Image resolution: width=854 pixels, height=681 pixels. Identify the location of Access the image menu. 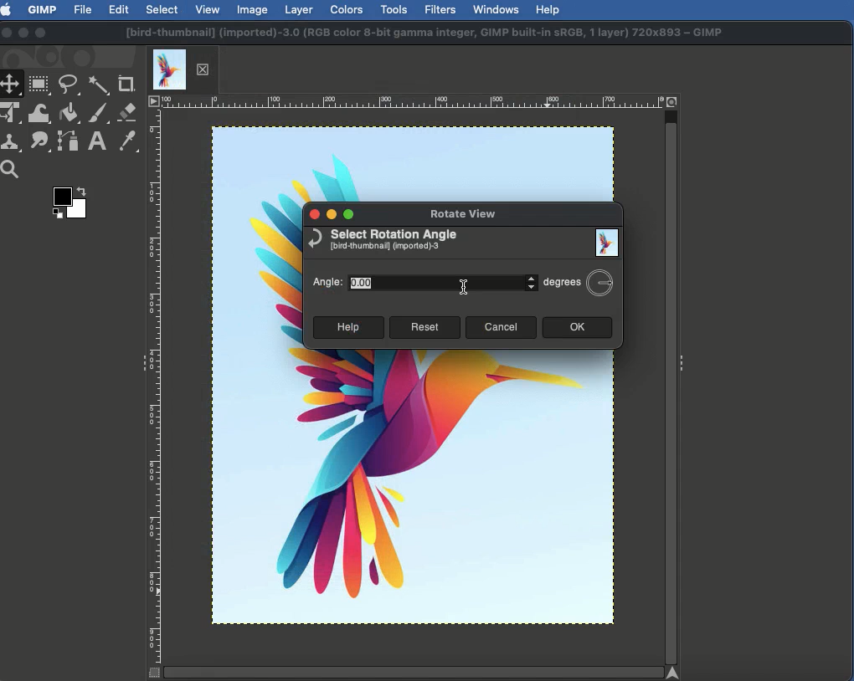
(154, 102).